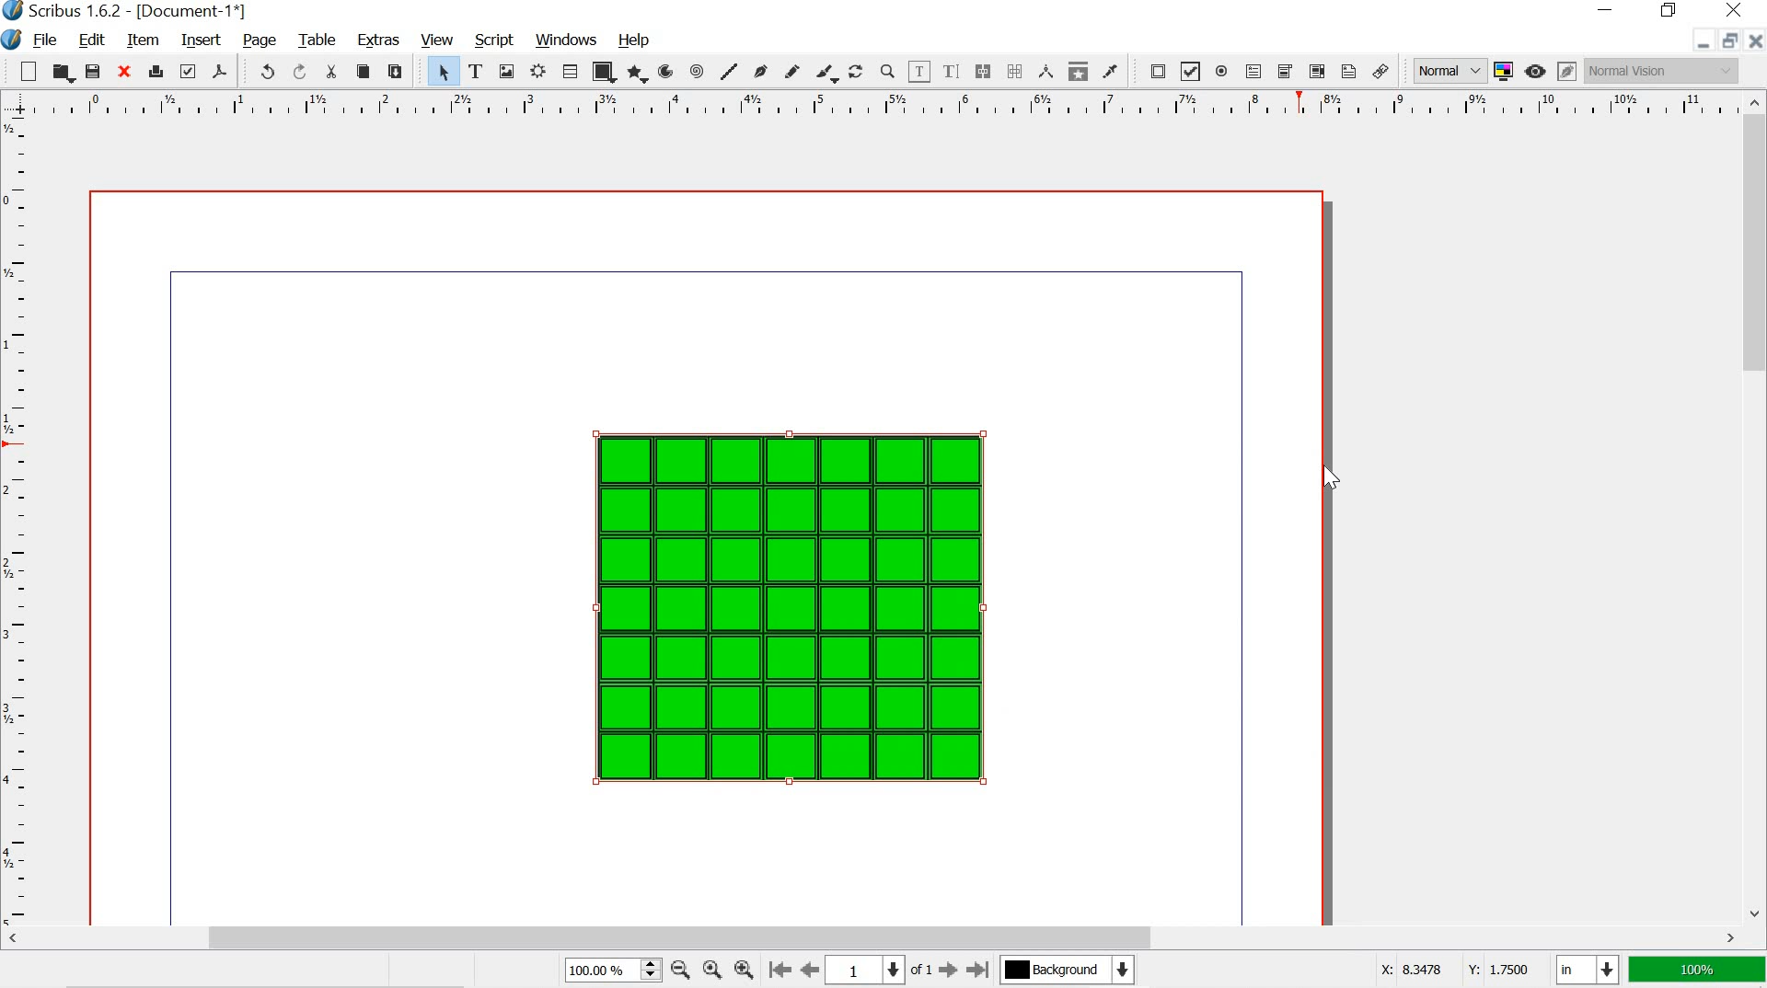 The height and width of the screenshot is (988, 1767). What do you see at coordinates (793, 70) in the screenshot?
I see `freehand line` at bounding box center [793, 70].